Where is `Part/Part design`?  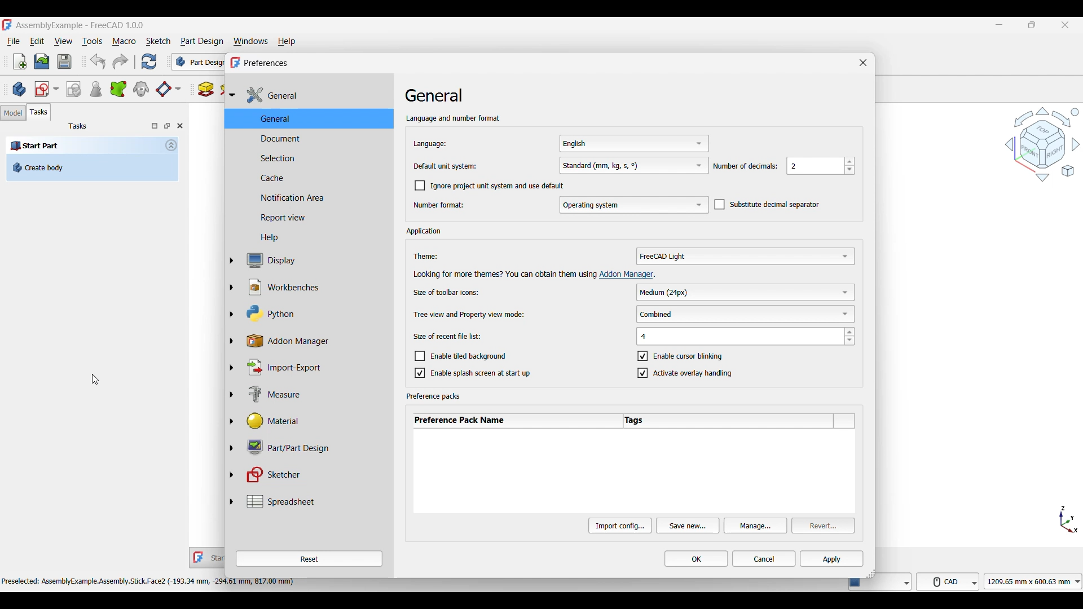
Part/Part design is located at coordinates (314, 447).